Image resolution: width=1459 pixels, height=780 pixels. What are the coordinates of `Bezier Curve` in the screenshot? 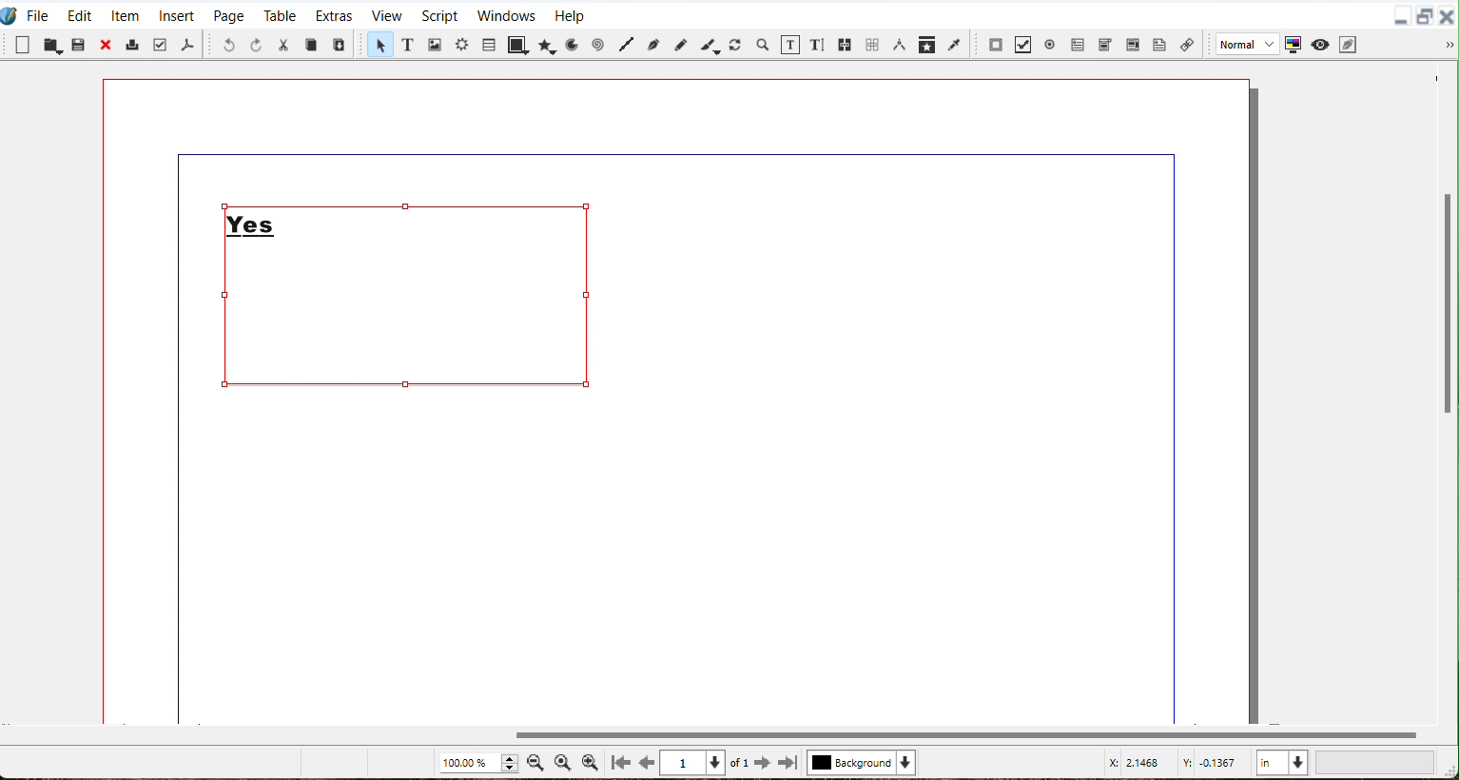 It's located at (652, 46).